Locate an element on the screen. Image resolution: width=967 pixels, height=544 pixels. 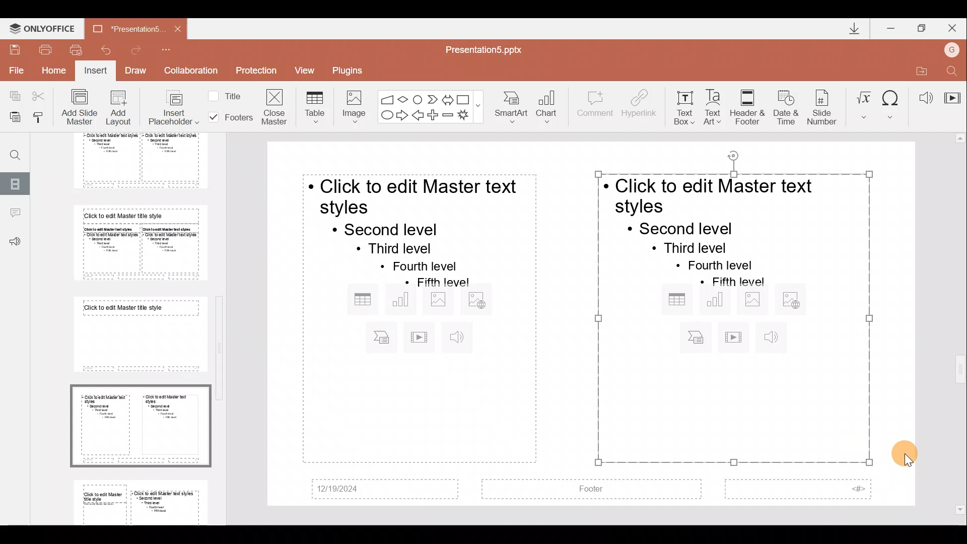
Title is located at coordinates (228, 95).